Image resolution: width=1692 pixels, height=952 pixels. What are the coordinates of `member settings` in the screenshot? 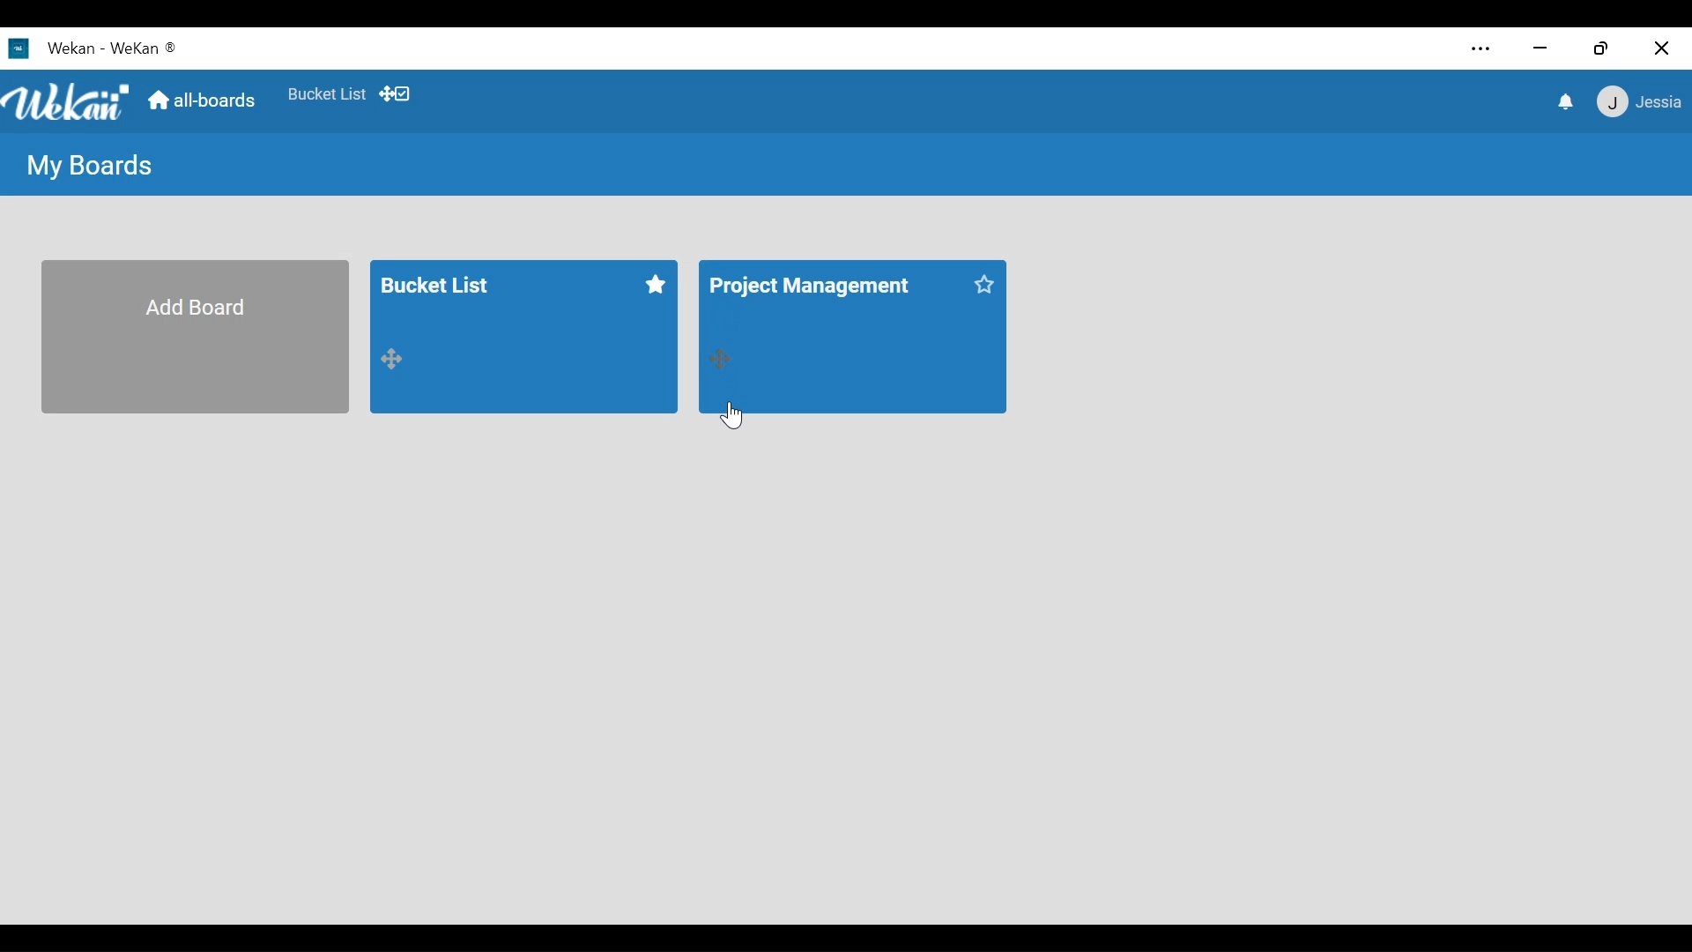 It's located at (1638, 99).